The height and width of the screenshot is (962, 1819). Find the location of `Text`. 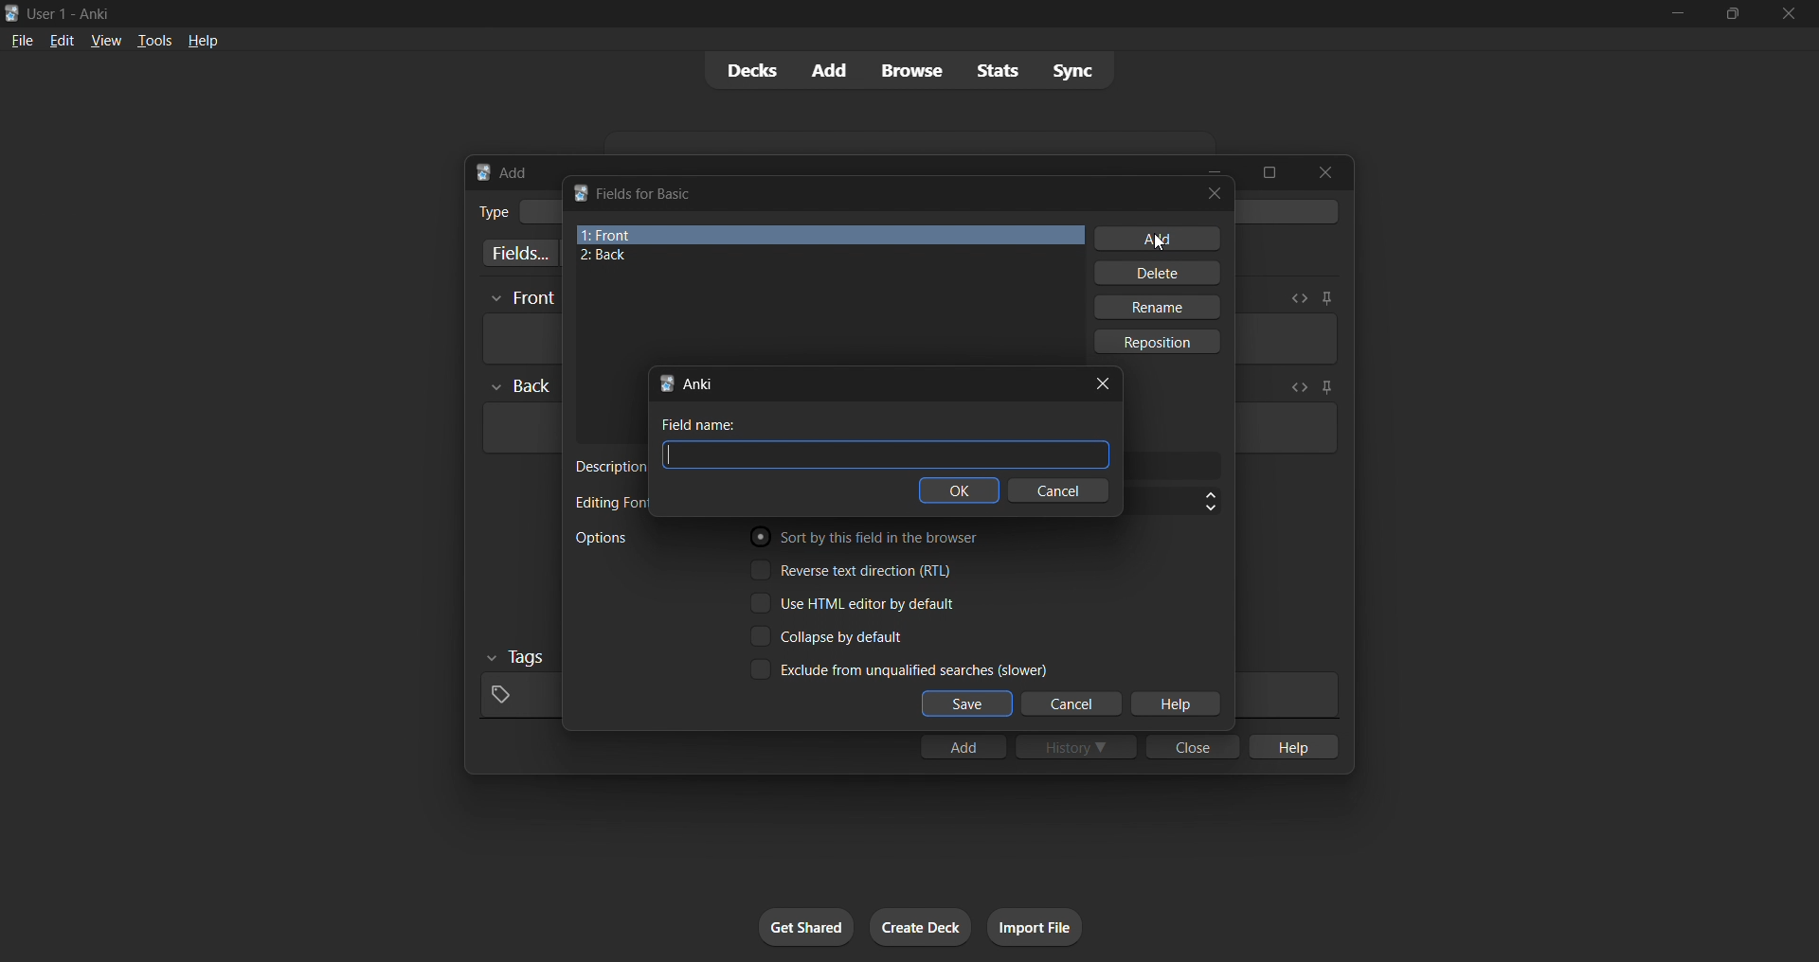

Text is located at coordinates (493, 212).